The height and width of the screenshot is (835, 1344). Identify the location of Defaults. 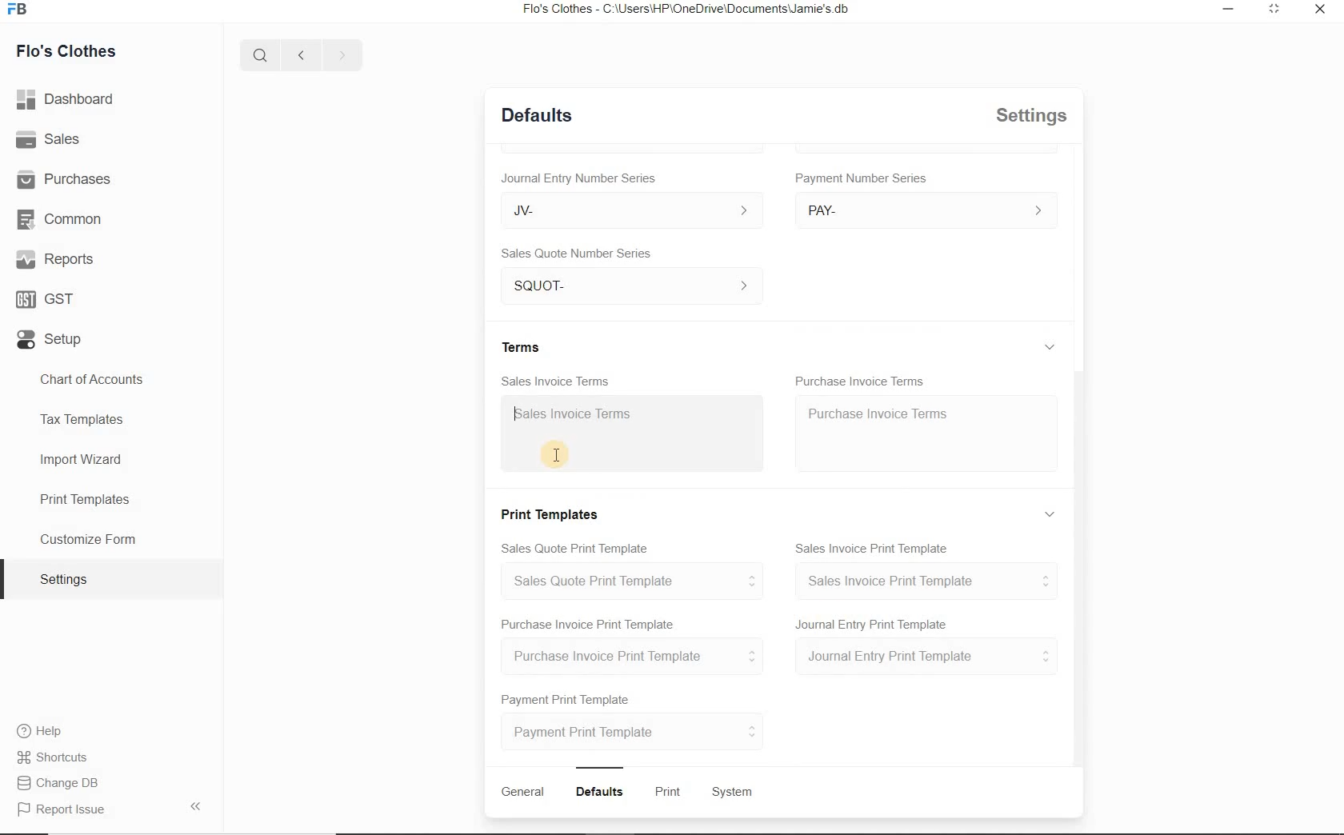
(599, 792).